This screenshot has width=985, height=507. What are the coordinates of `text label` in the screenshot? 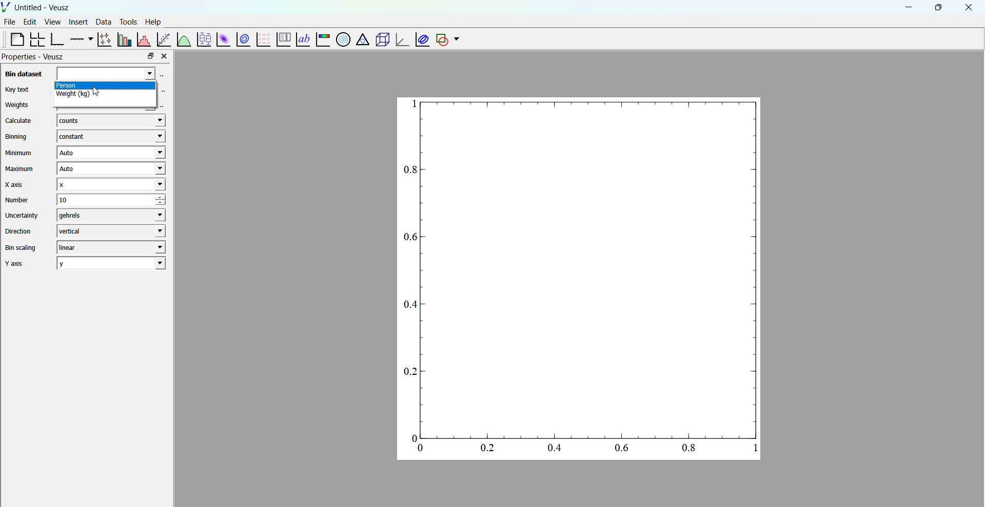 It's located at (302, 38).